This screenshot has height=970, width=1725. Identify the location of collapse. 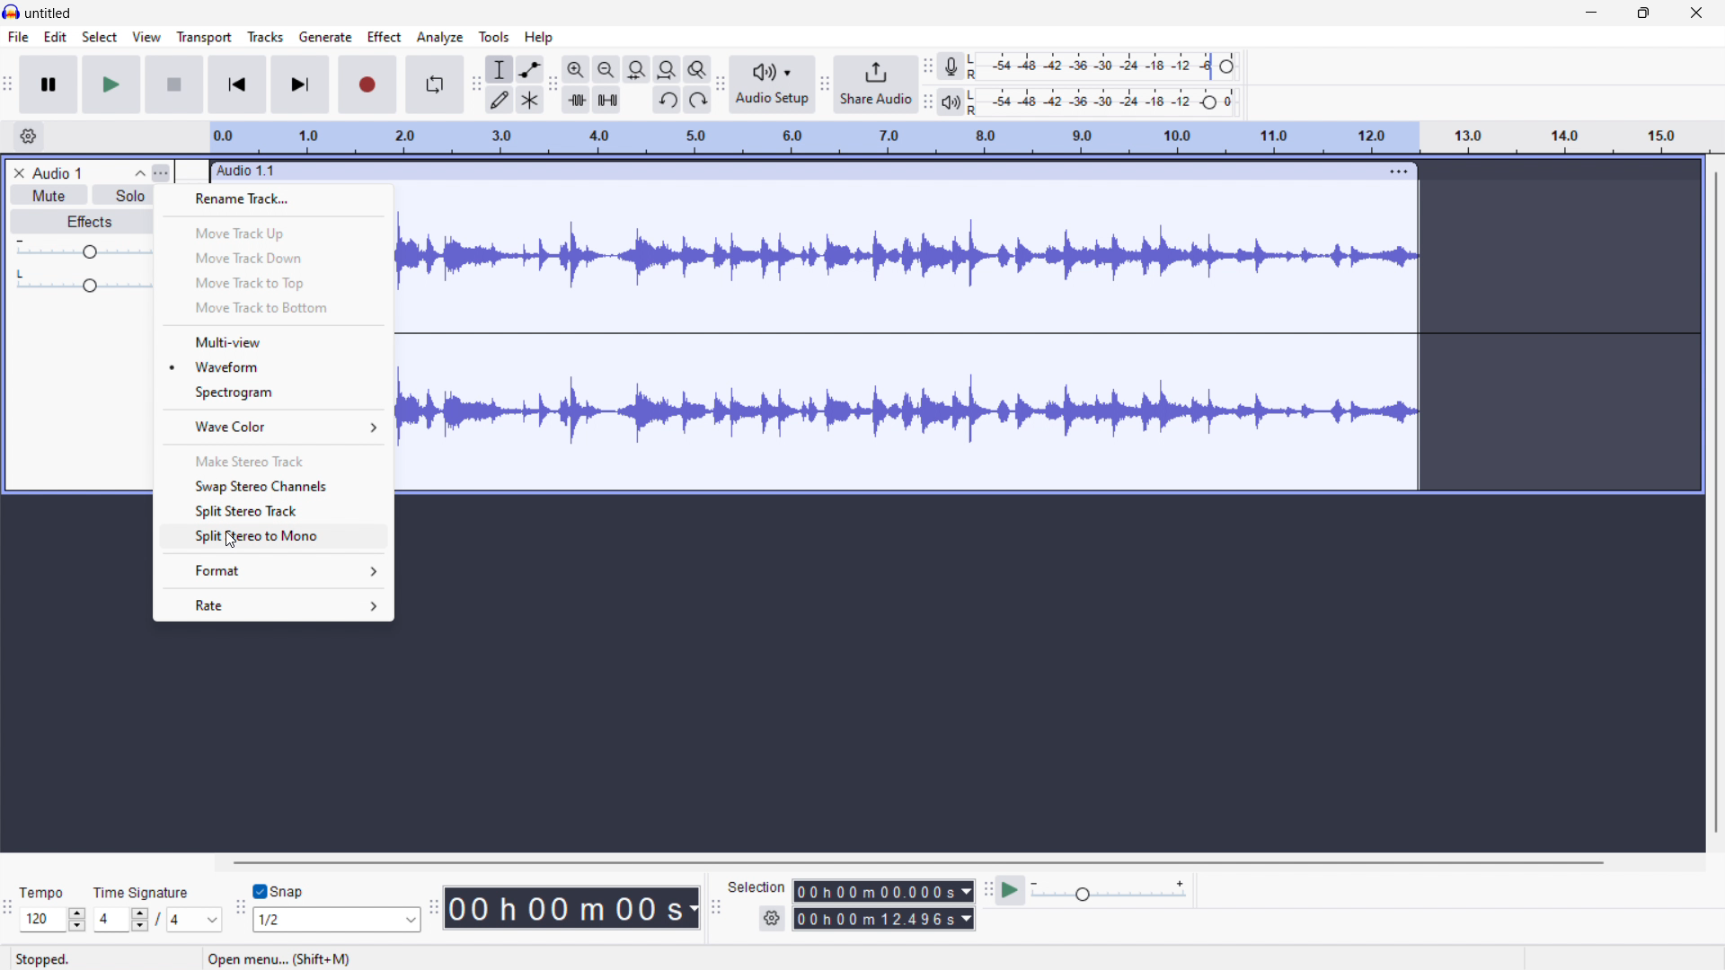
(139, 172).